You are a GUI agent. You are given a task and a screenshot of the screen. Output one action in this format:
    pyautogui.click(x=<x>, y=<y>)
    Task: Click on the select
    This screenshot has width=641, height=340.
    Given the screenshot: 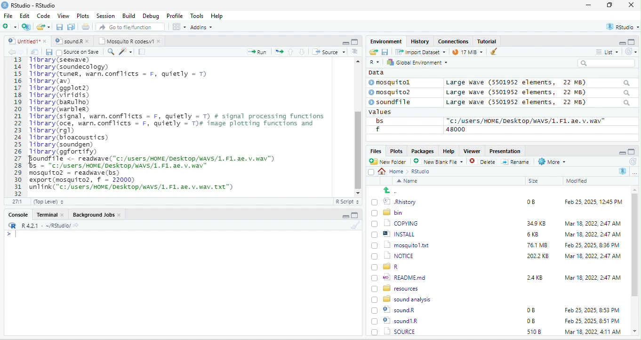 What is the action you would take?
    pyautogui.click(x=372, y=174)
    